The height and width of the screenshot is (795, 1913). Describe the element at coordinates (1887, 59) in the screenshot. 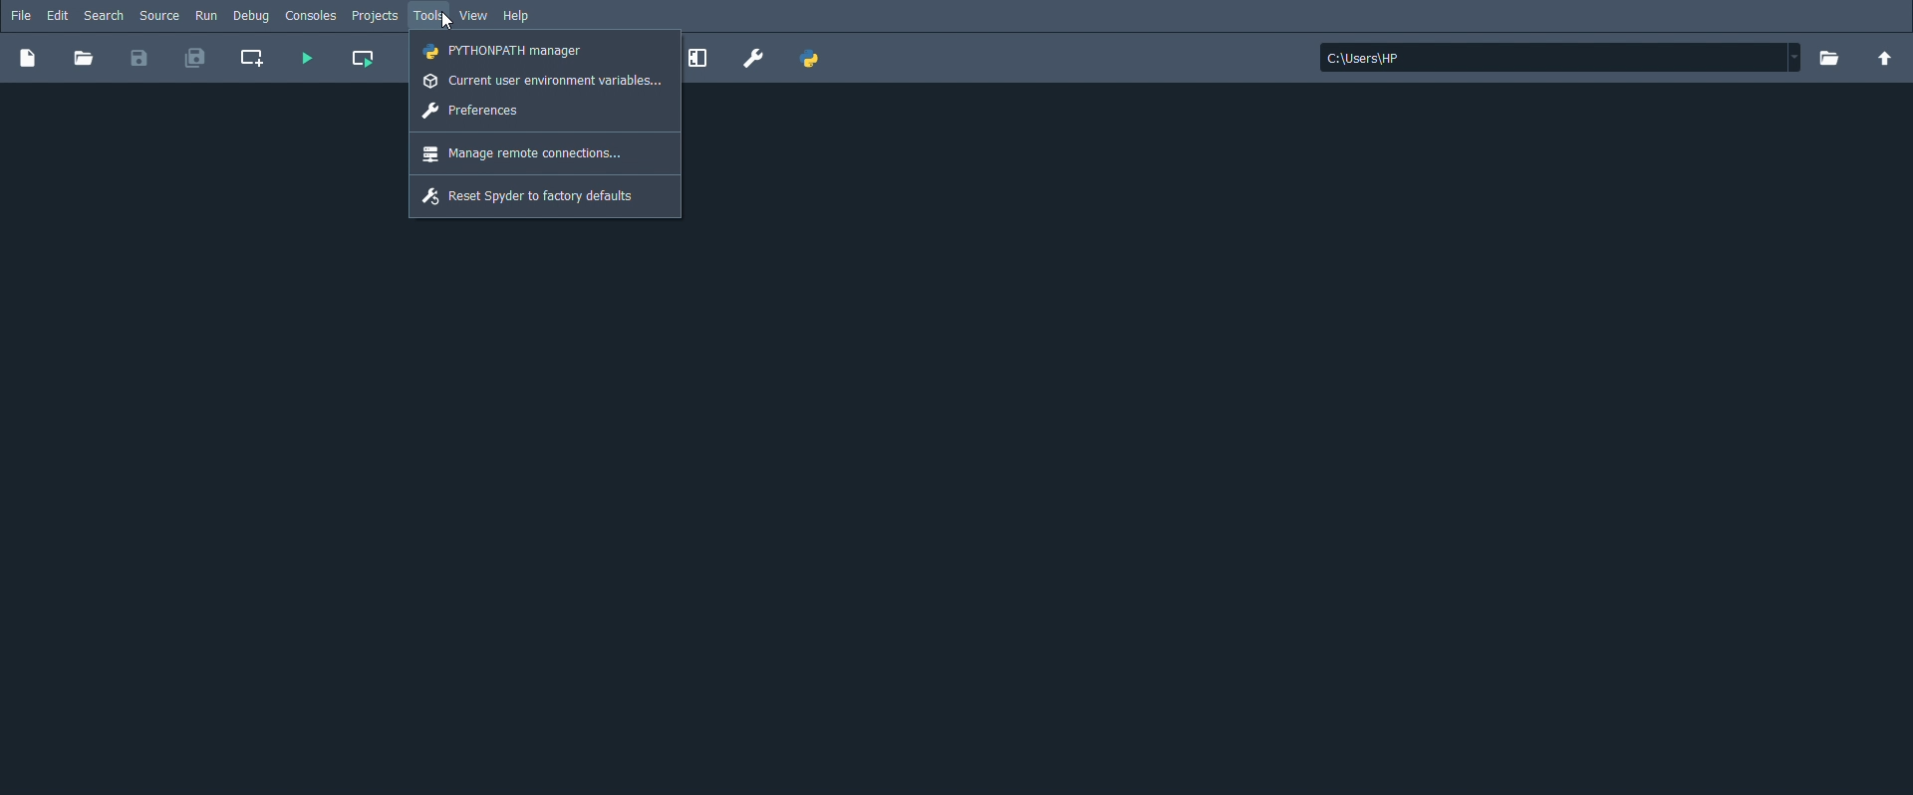

I see `Change to parent directory` at that location.